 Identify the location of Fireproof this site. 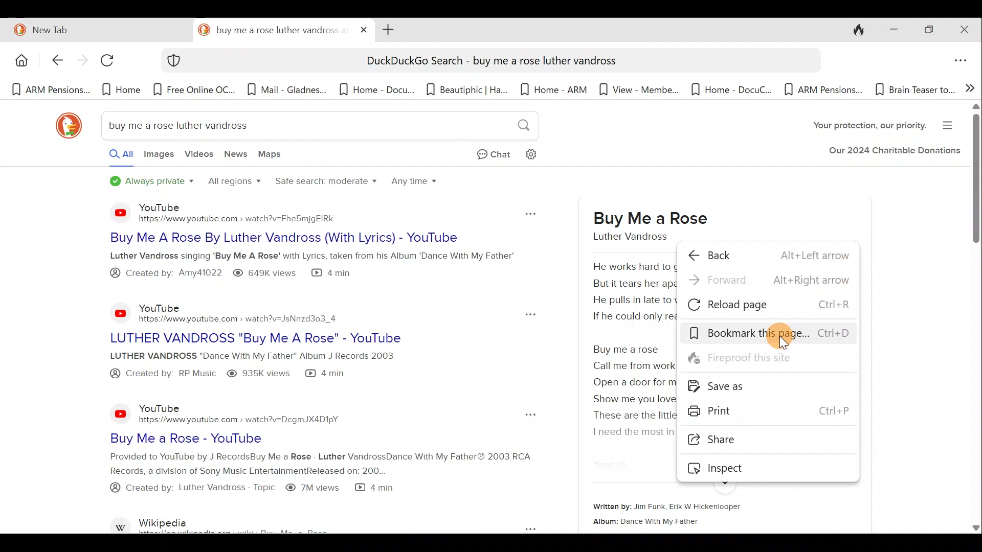
(766, 361).